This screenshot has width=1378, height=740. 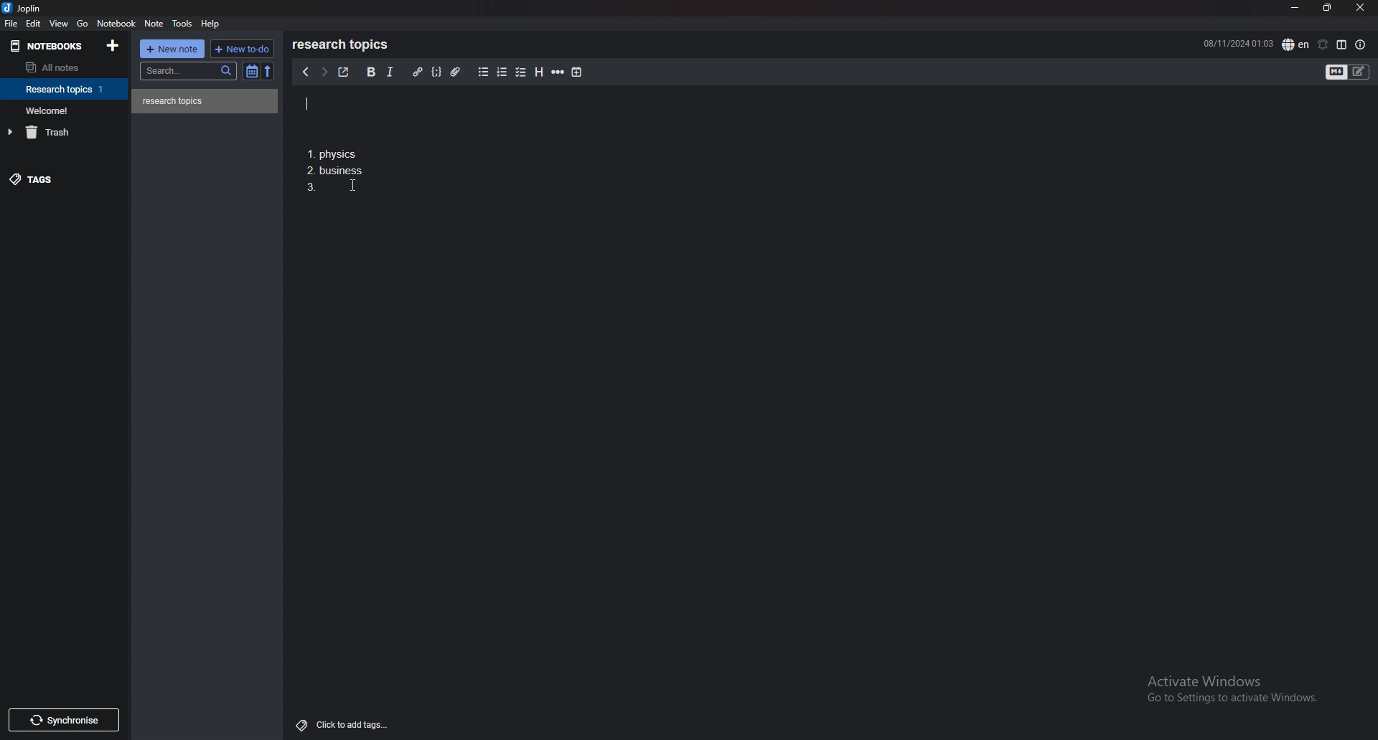 I want to click on 08/11/2024 01:02, so click(x=1237, y=43).